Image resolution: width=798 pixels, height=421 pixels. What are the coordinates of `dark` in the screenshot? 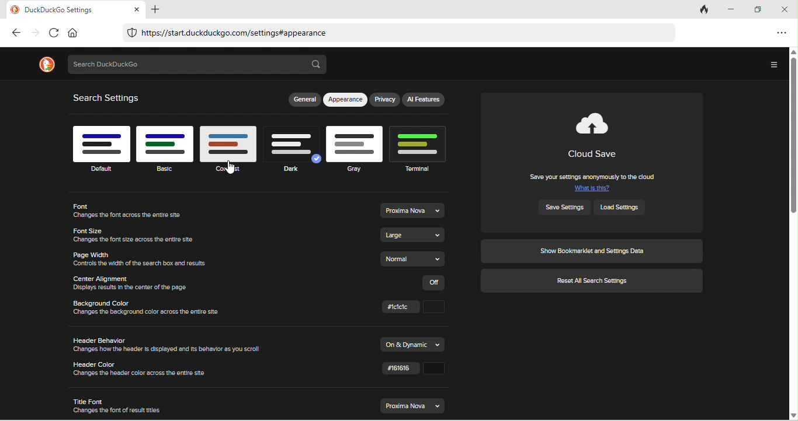 It's located at (293, 153).